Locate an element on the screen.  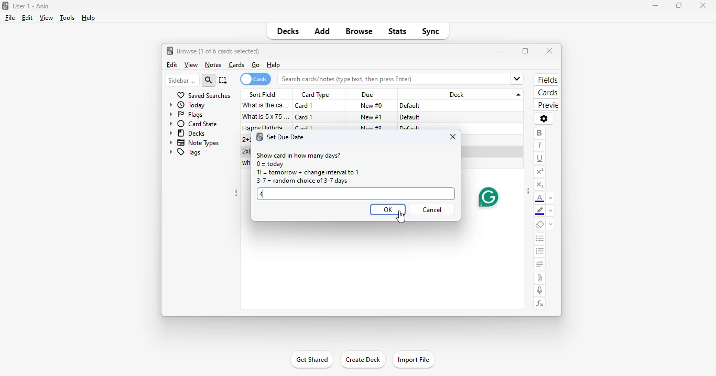
preview is located at coordinates (546, 105).